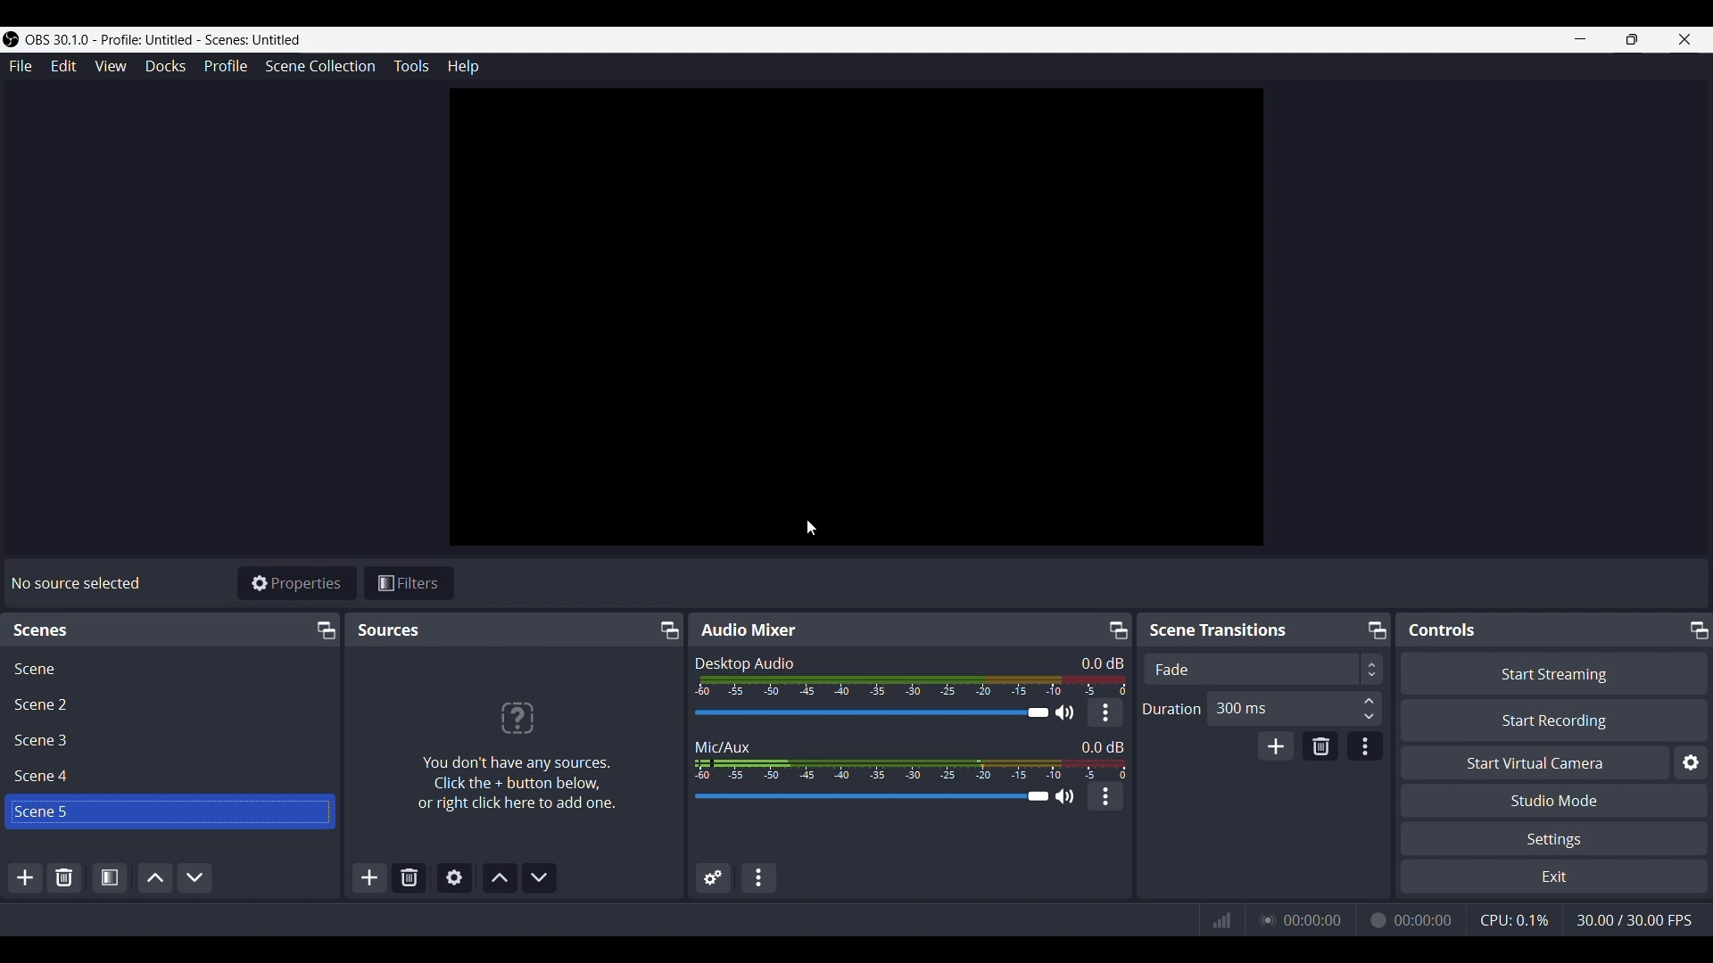 This screenshot has width=1713, height=963. Describe the element at coordinates (1552, 672) in the screenshot. I see `Start Streaming` at that location.